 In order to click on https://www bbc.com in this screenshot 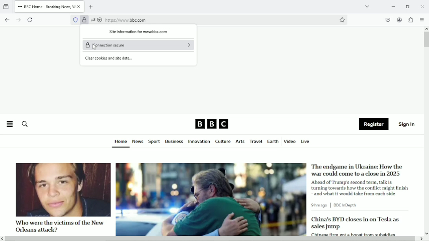, I will do `click(126, 20)`.